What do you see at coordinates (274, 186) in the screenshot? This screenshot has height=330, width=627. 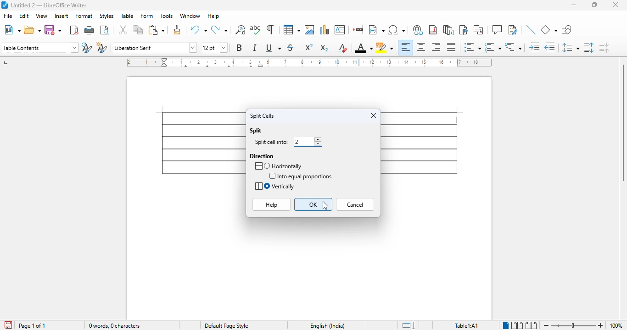 I see `vertically` at bounding box center [274, 186].